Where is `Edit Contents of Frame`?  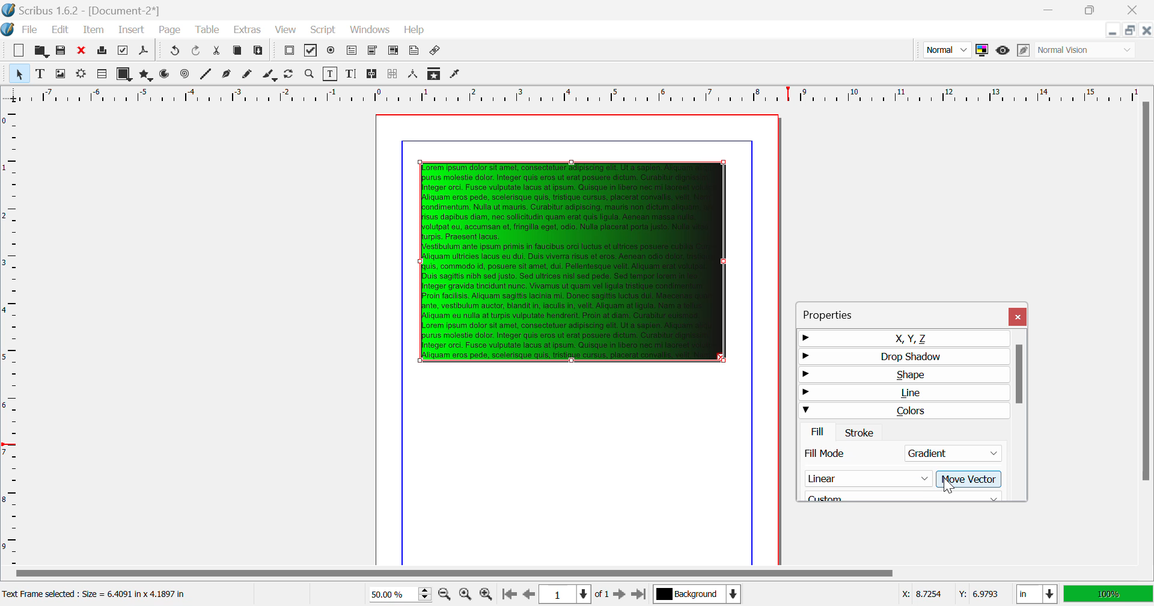 Edit Contents of Frame is located at coordinates (331, 74).